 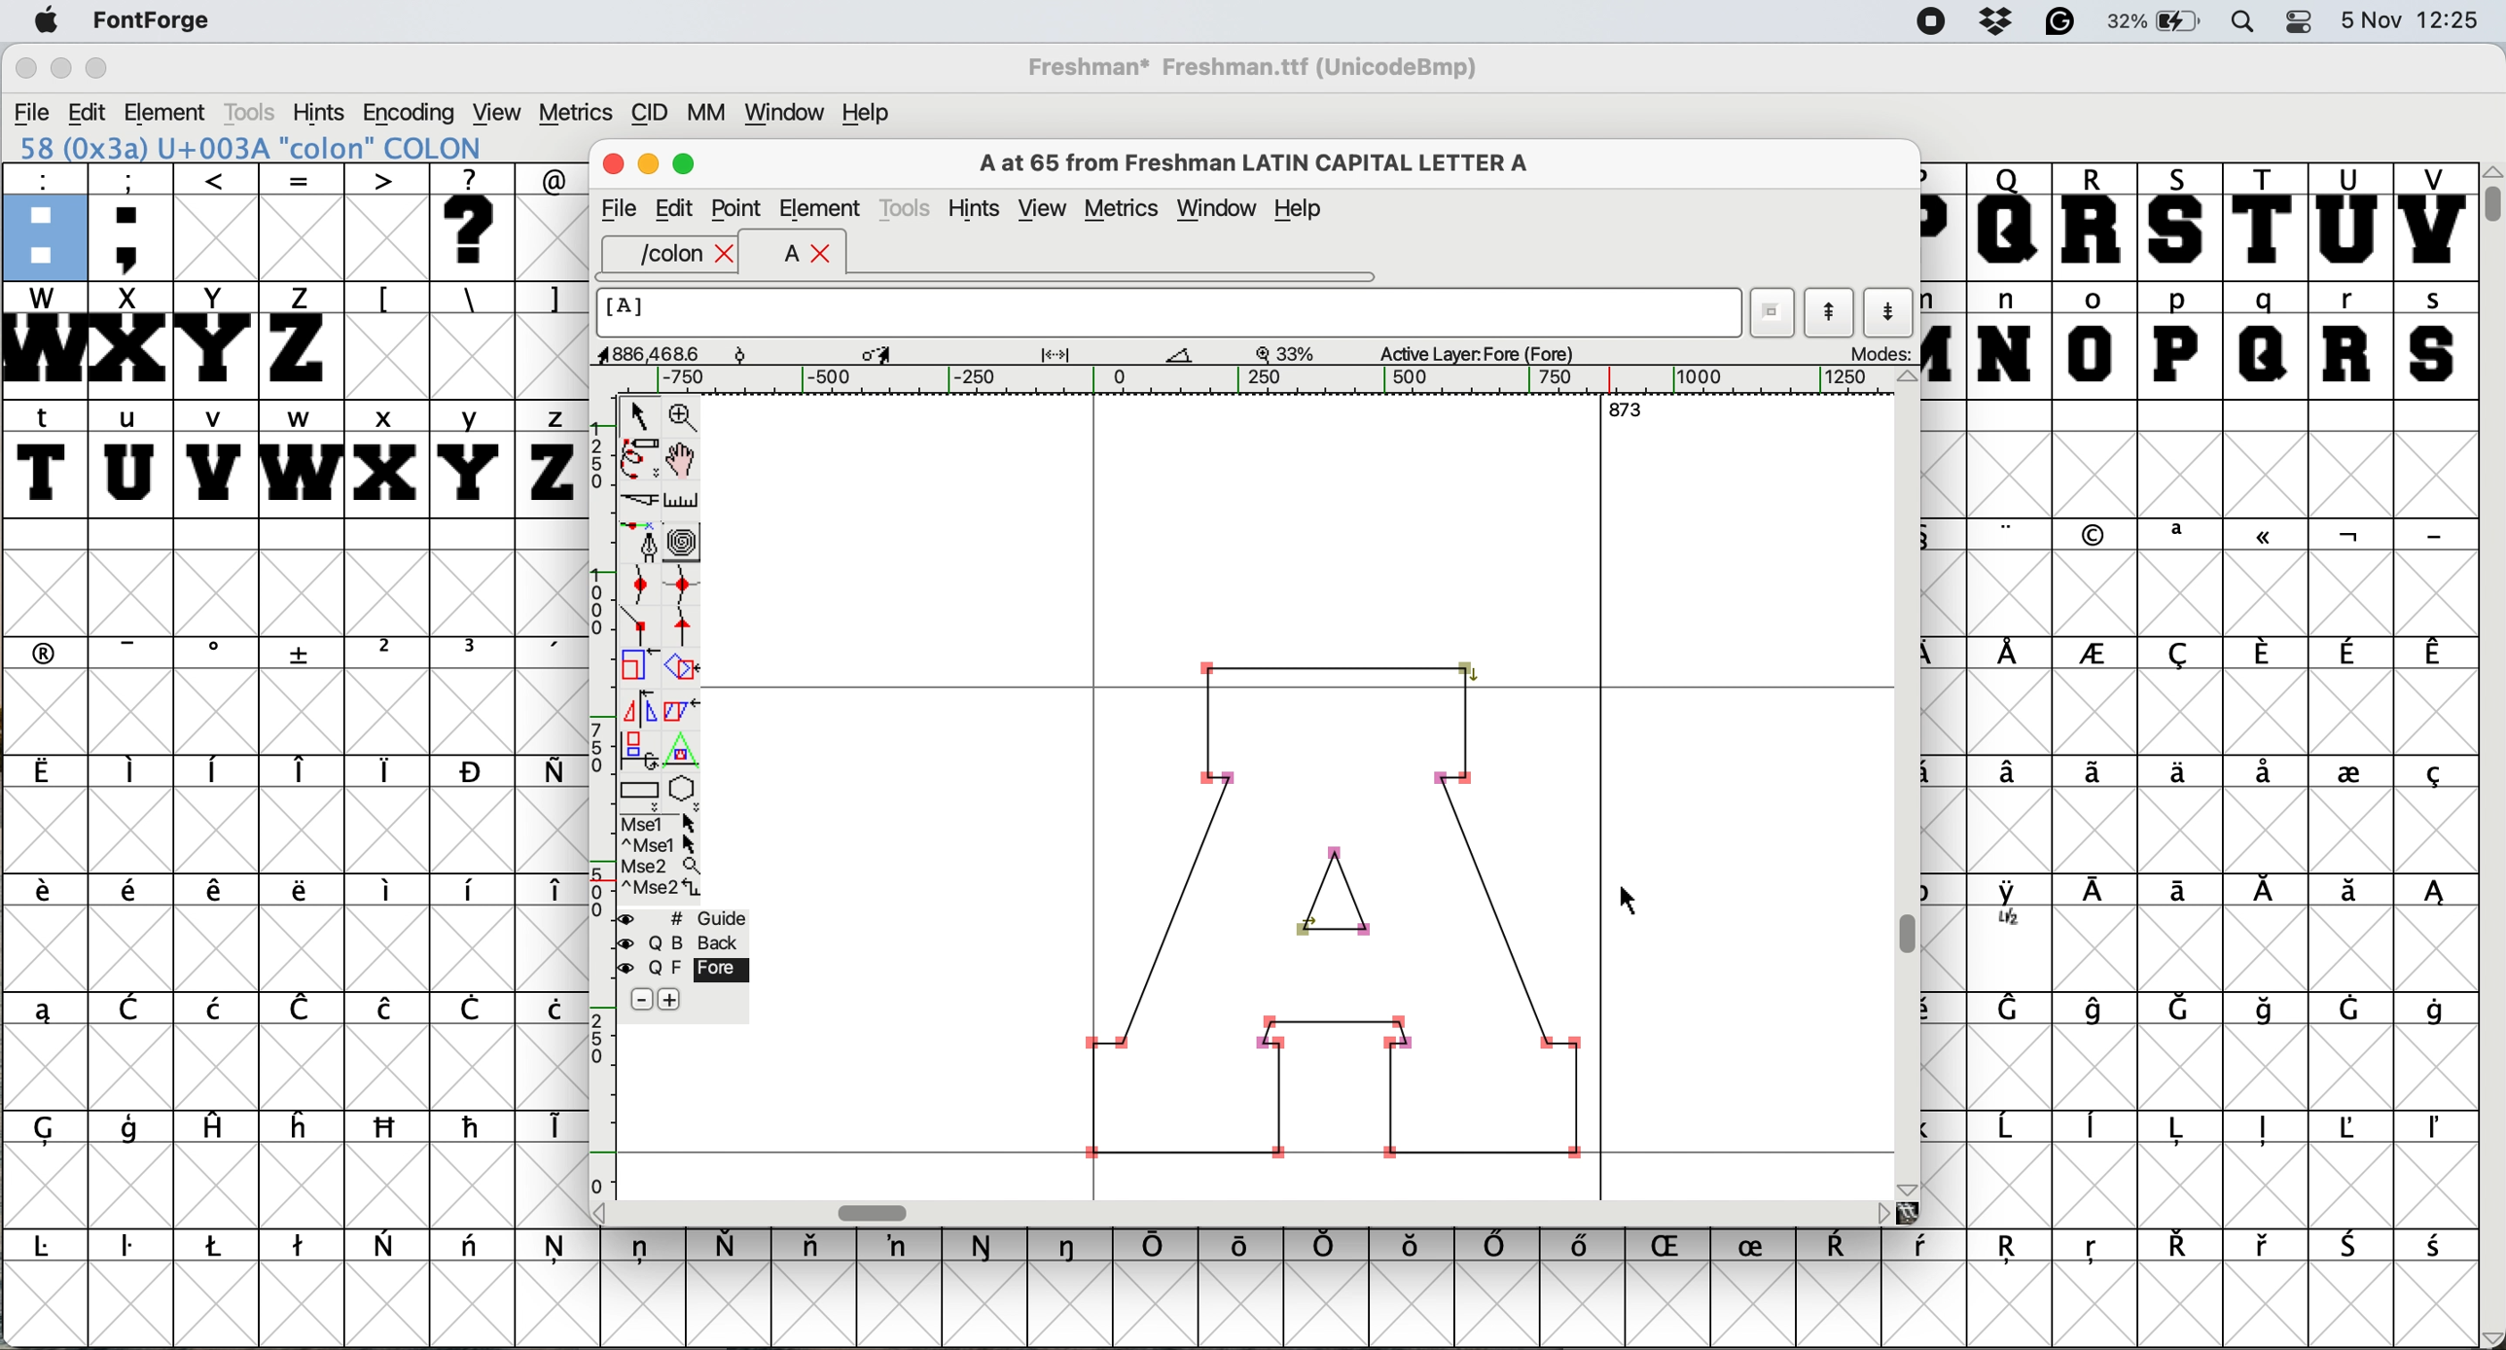 What do you see at coordinates (549, 894) in the screenshot?
I see `symbol` at bounding box center [549, 894].